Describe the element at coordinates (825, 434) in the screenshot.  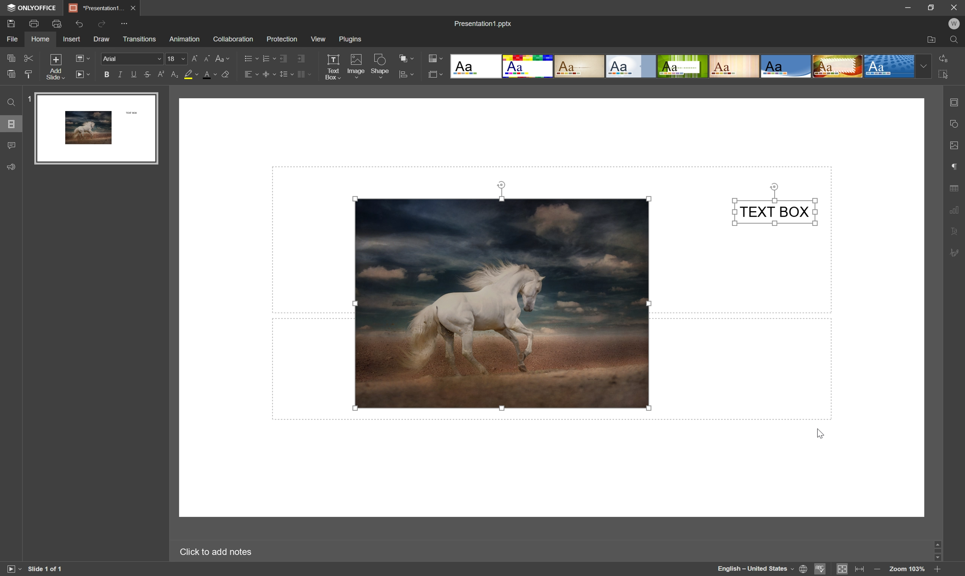
I see `cursor` at that location.